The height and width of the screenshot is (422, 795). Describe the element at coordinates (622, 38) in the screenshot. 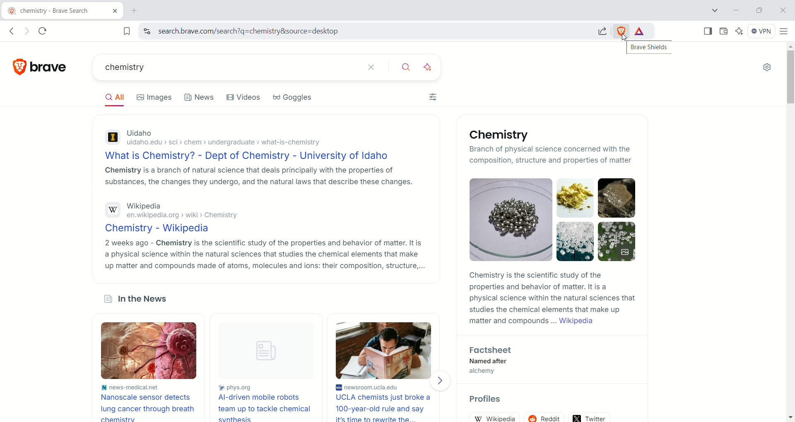

I see `pointer cursor` at that location.